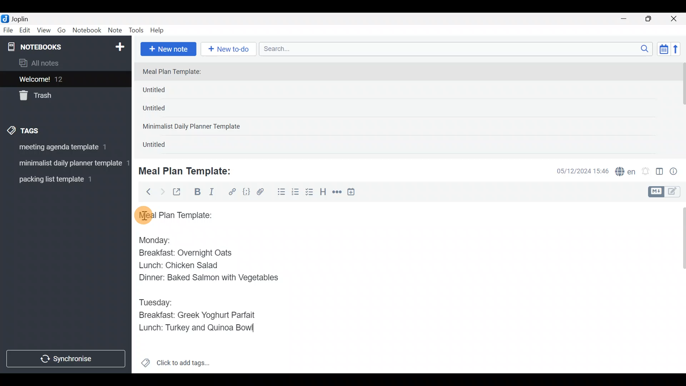 This screenshot has height=386, width=686. I want to click on Meal Plan Template:, so click(189, 170).